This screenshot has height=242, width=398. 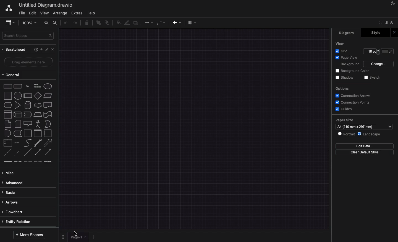 I want to click on line, so click(x=28, y=152).